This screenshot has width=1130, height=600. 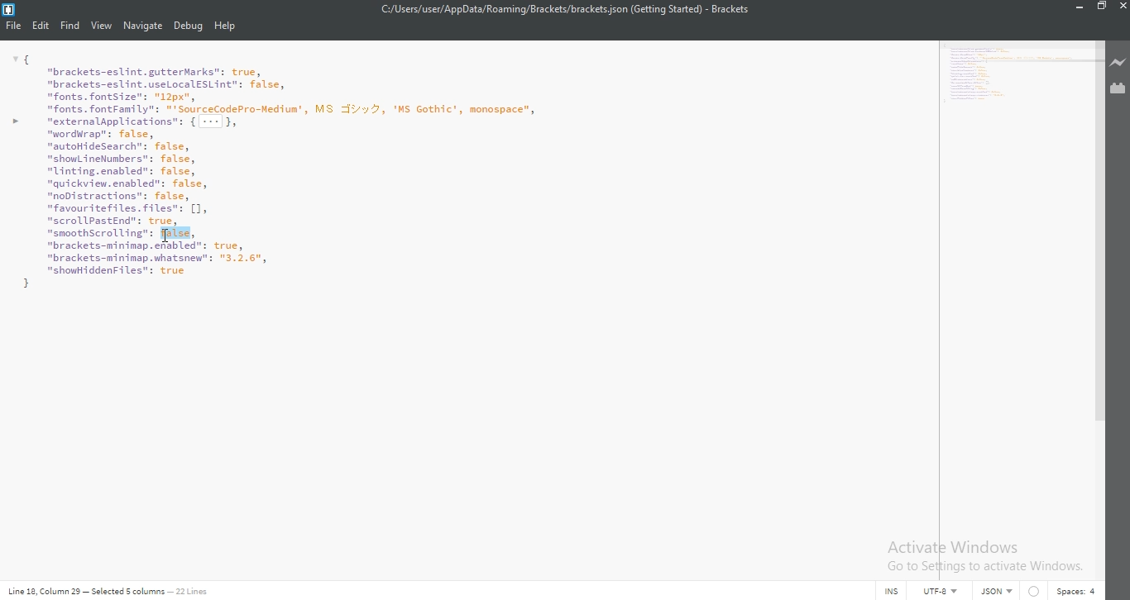 What do you see at coordinates (166, 236) in the screenshot?
I see `Insertion cursor` at bounding box center [166, 236].